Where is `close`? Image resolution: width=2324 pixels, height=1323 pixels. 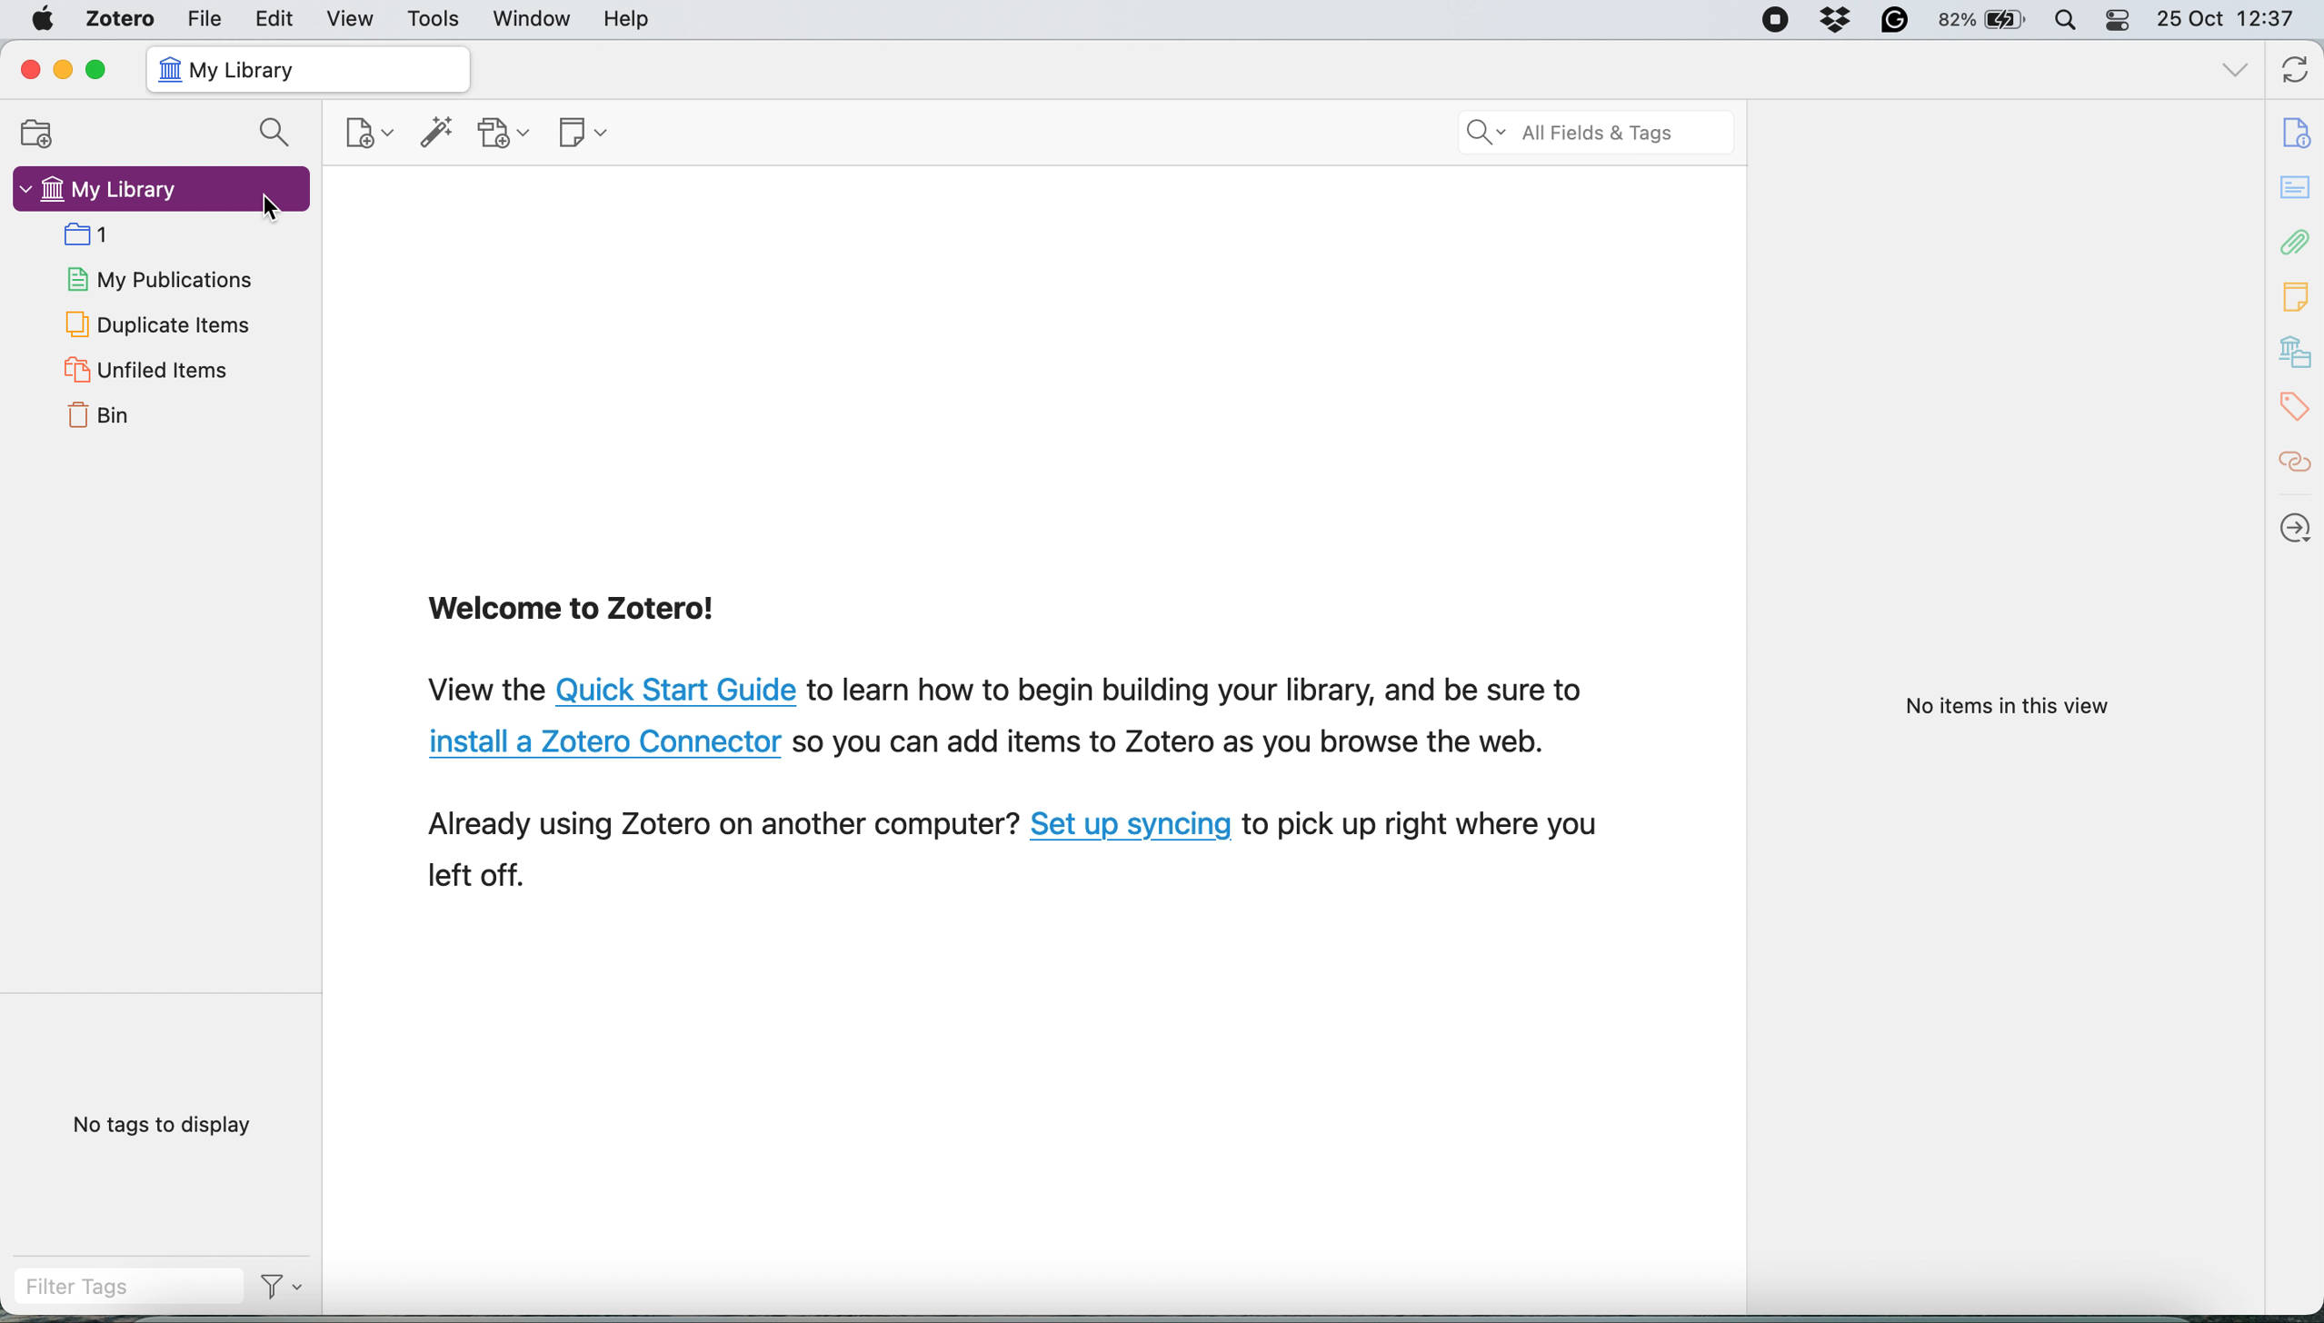
close is located at coordinates (27, 70).